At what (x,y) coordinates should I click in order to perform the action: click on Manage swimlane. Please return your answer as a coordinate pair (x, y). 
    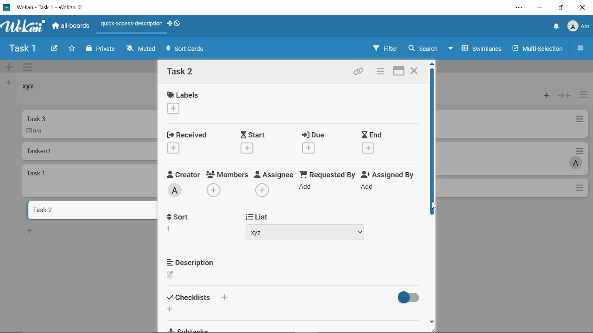
    Looking at the image, I should click on (28, 68).